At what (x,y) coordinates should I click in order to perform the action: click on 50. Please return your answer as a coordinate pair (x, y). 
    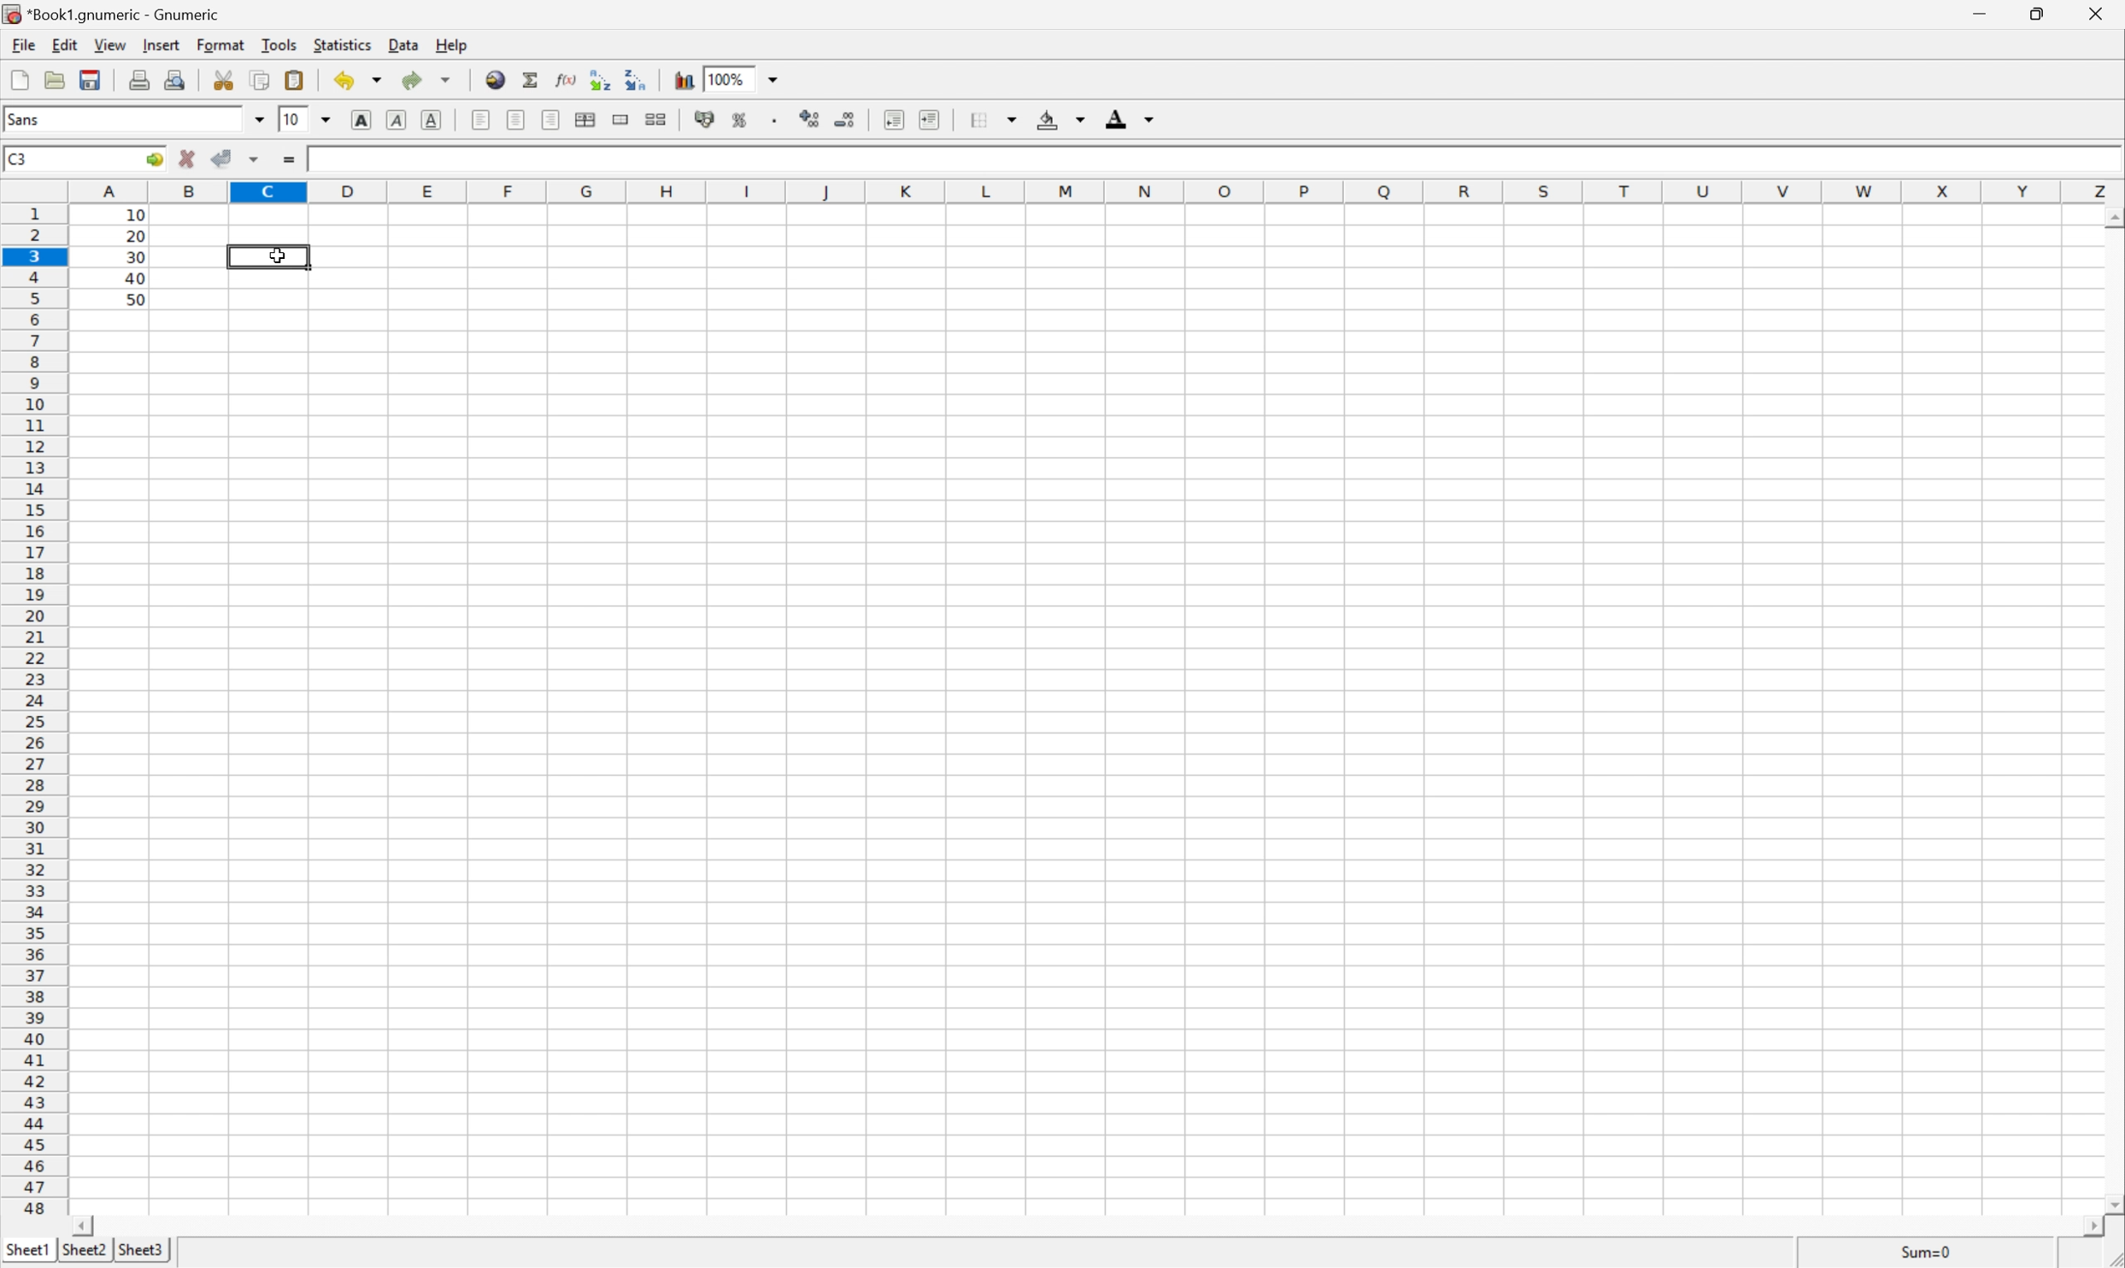
    Looking at the image, I should click on (134, 298).